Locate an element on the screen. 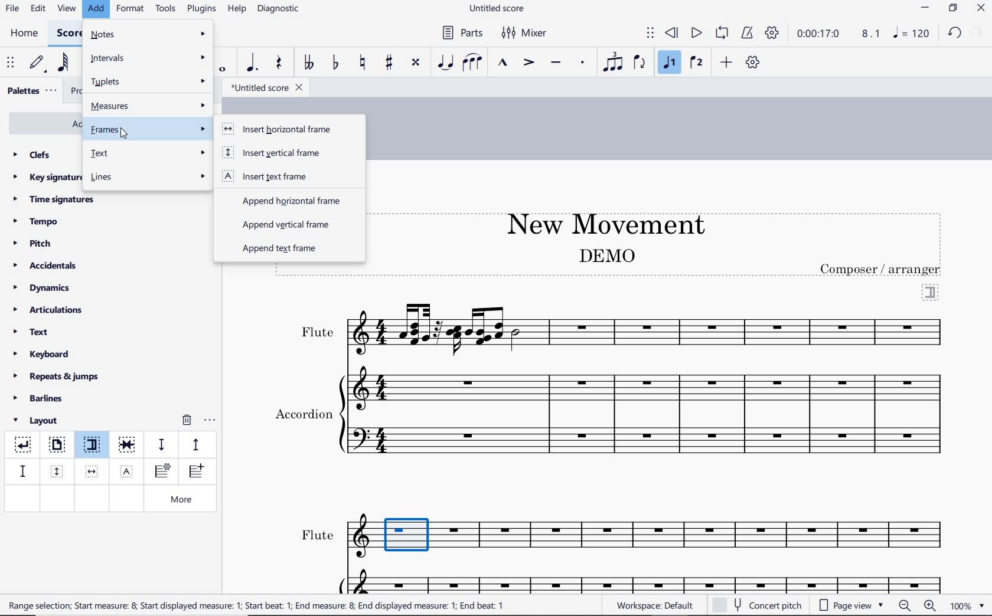 This screenshot has width=992, height=616. playback time is located at coordinates (818, 34).